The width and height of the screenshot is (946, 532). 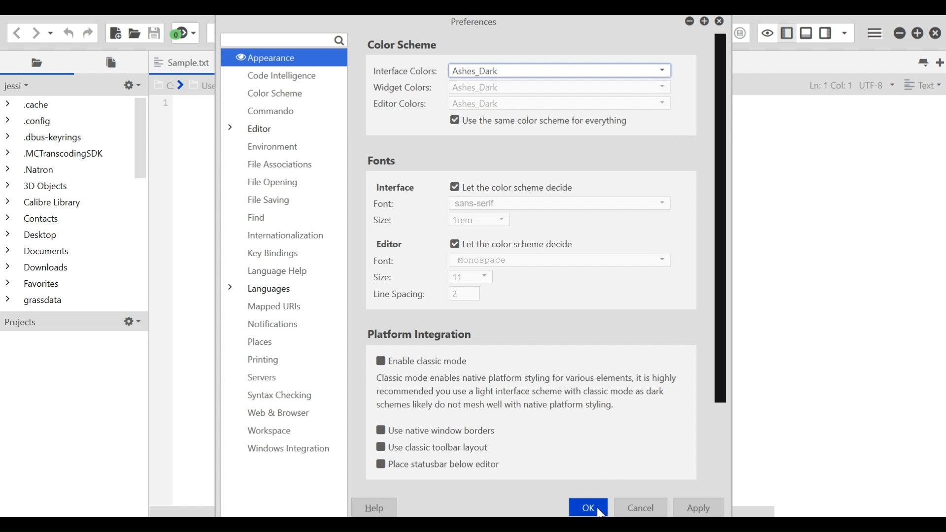 I want to click on Restor, so click(x=705, y=21).